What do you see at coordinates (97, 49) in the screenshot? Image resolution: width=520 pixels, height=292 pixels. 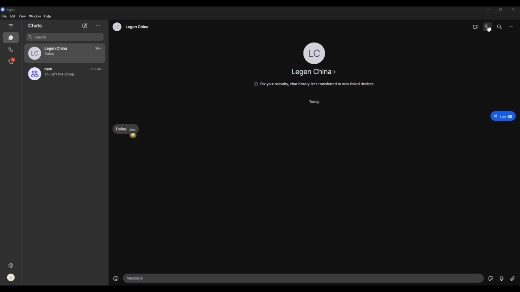 I see `33m` at bounding box center [97, 49].